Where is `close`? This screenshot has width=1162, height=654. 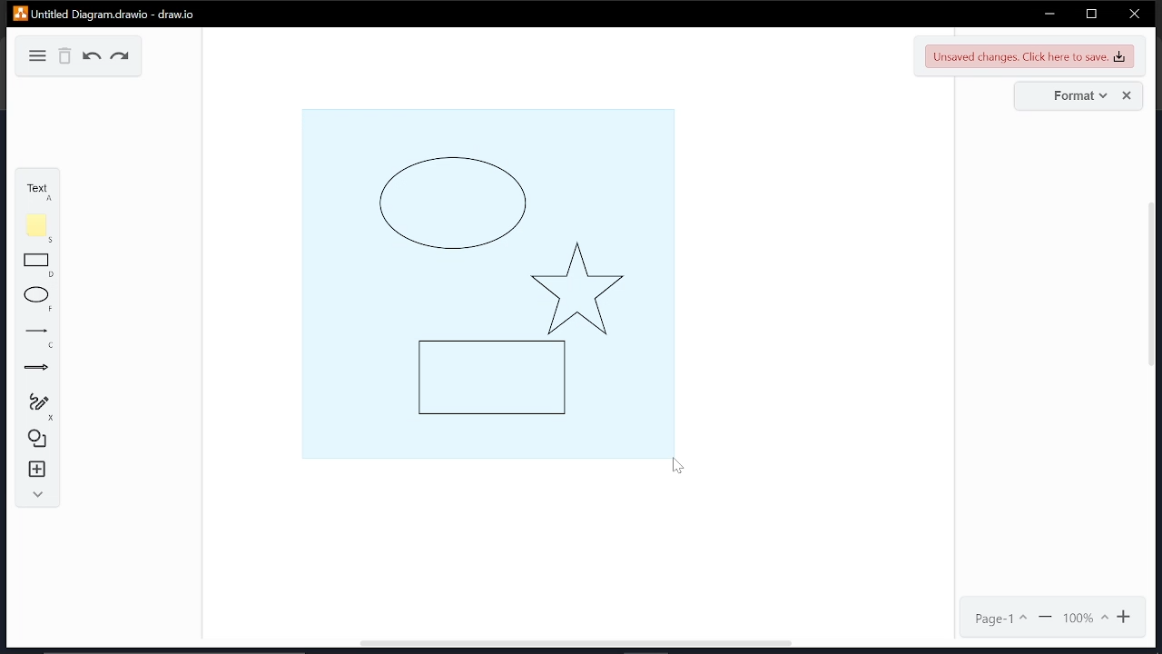
close is located at coordinates (1134, 15).